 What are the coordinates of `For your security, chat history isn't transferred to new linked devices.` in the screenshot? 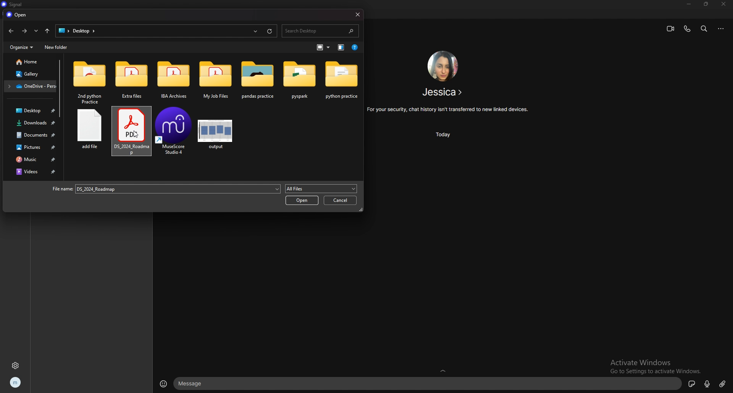 It's located at (448, 110).